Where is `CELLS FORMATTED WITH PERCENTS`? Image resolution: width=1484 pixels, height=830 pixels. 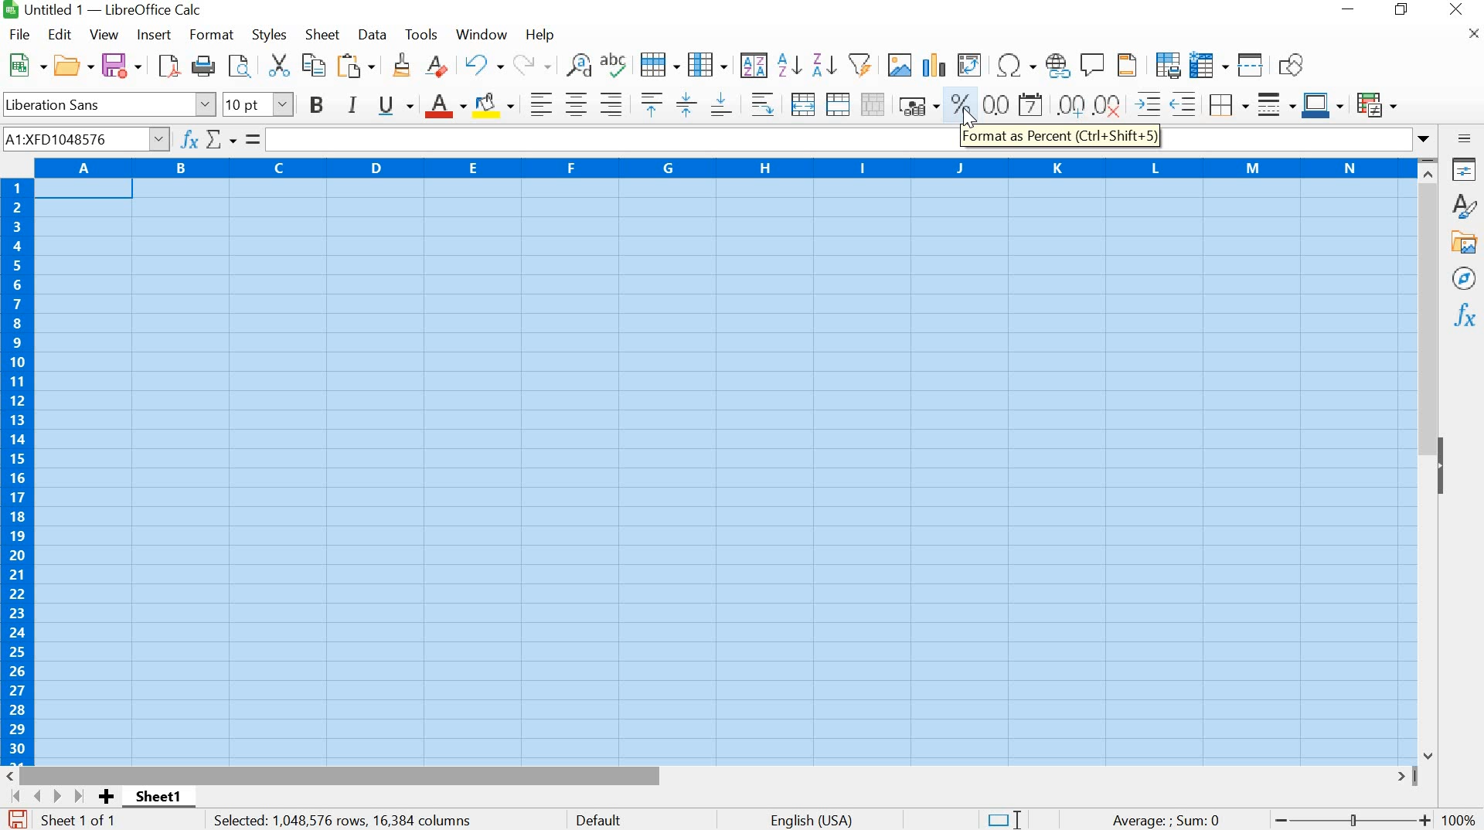
CELLS FORMATTED WITH PERCENTS is located at coordinates (723, 473).